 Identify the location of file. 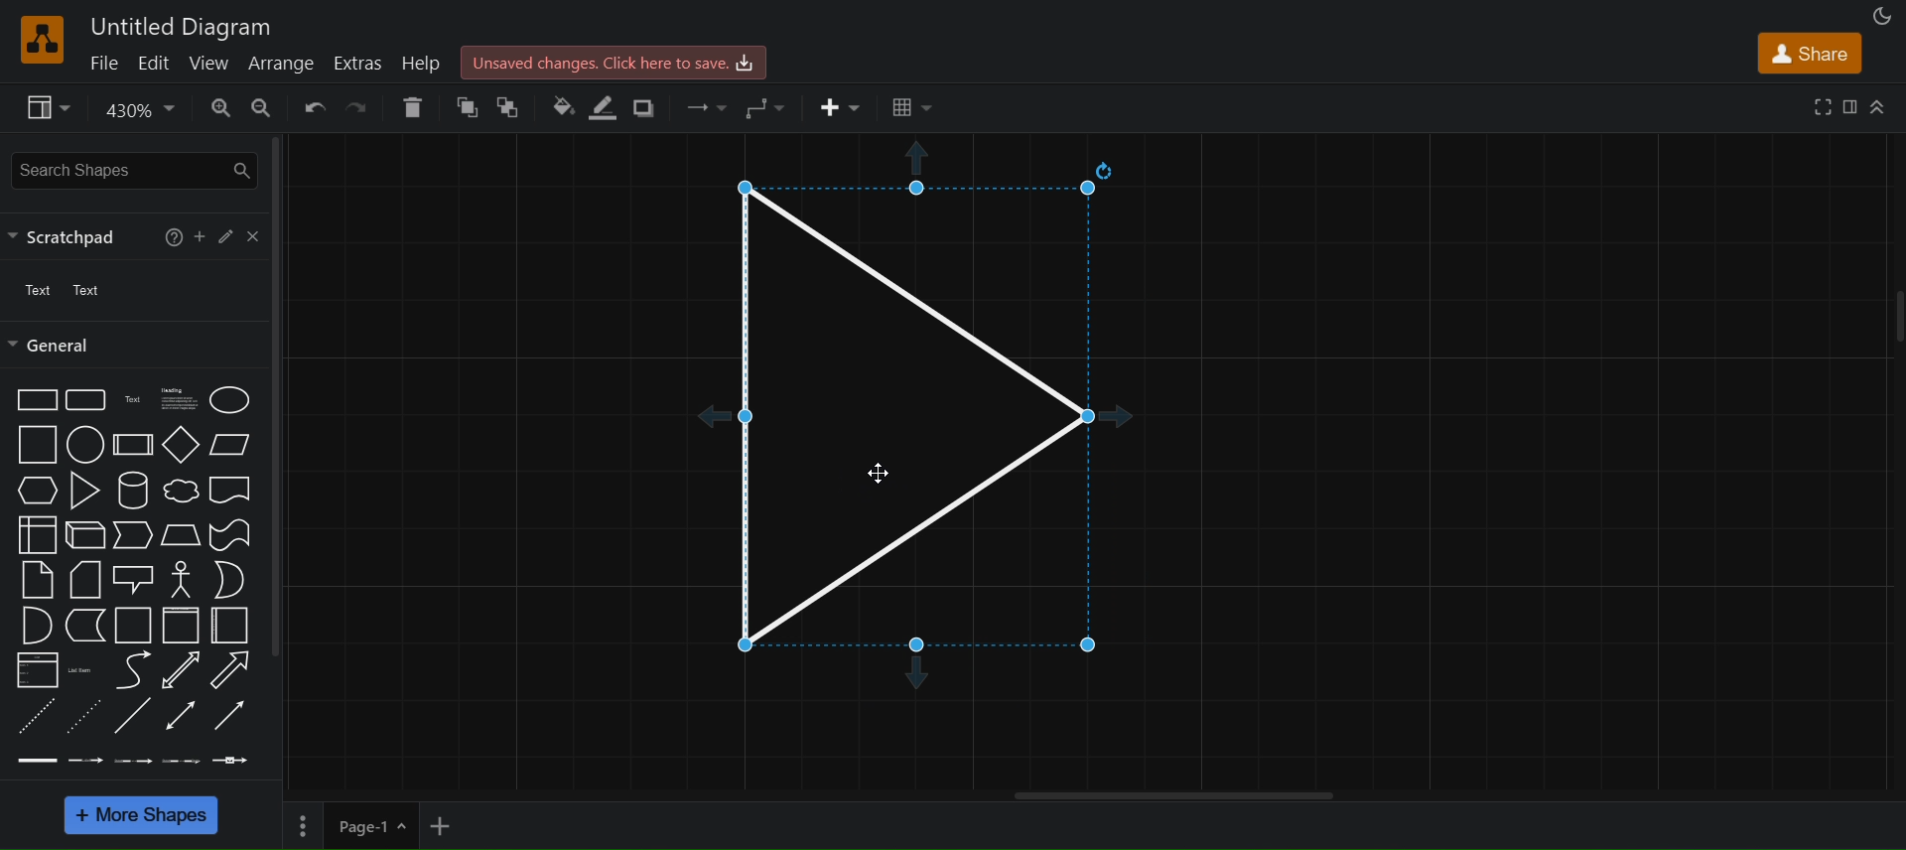
(105, 62).